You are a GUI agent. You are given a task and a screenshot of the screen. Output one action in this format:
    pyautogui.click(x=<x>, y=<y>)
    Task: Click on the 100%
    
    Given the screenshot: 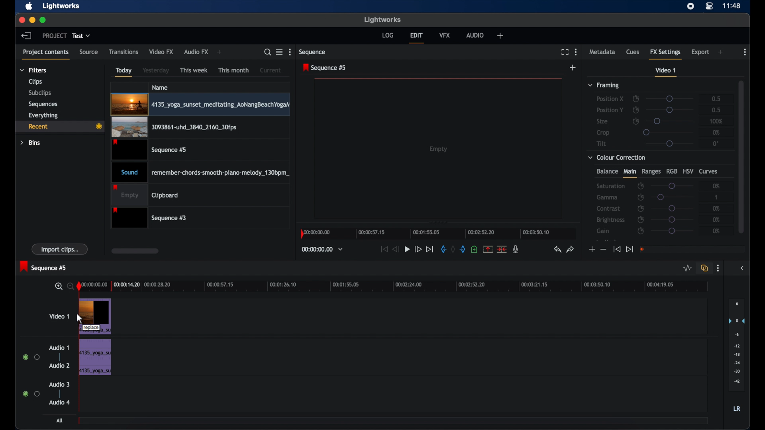 What is the action you would take?
    pyautogui.click(x=716, y=121)
    